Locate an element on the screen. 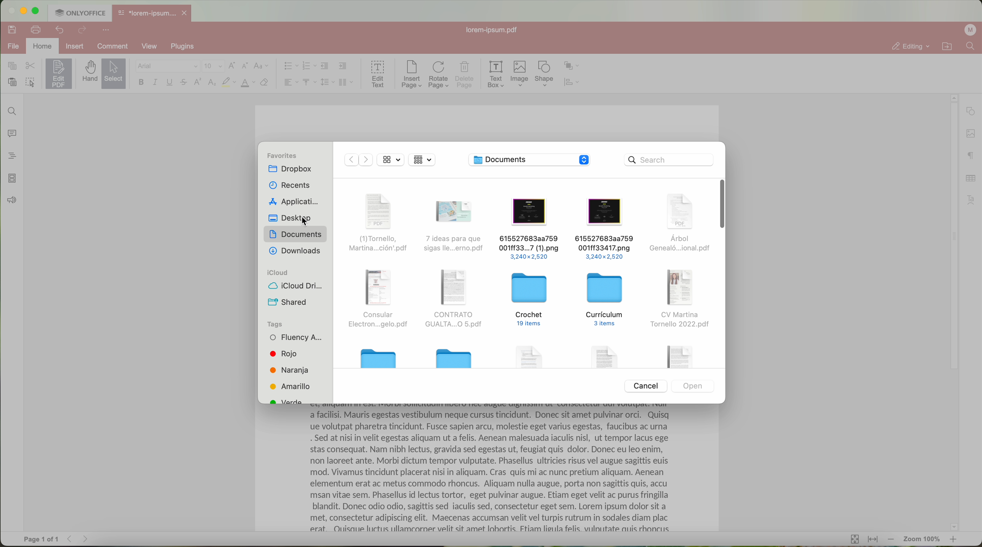 The height and width of the screenshot is (547, 982). redo is located at coordinates (82, 31).